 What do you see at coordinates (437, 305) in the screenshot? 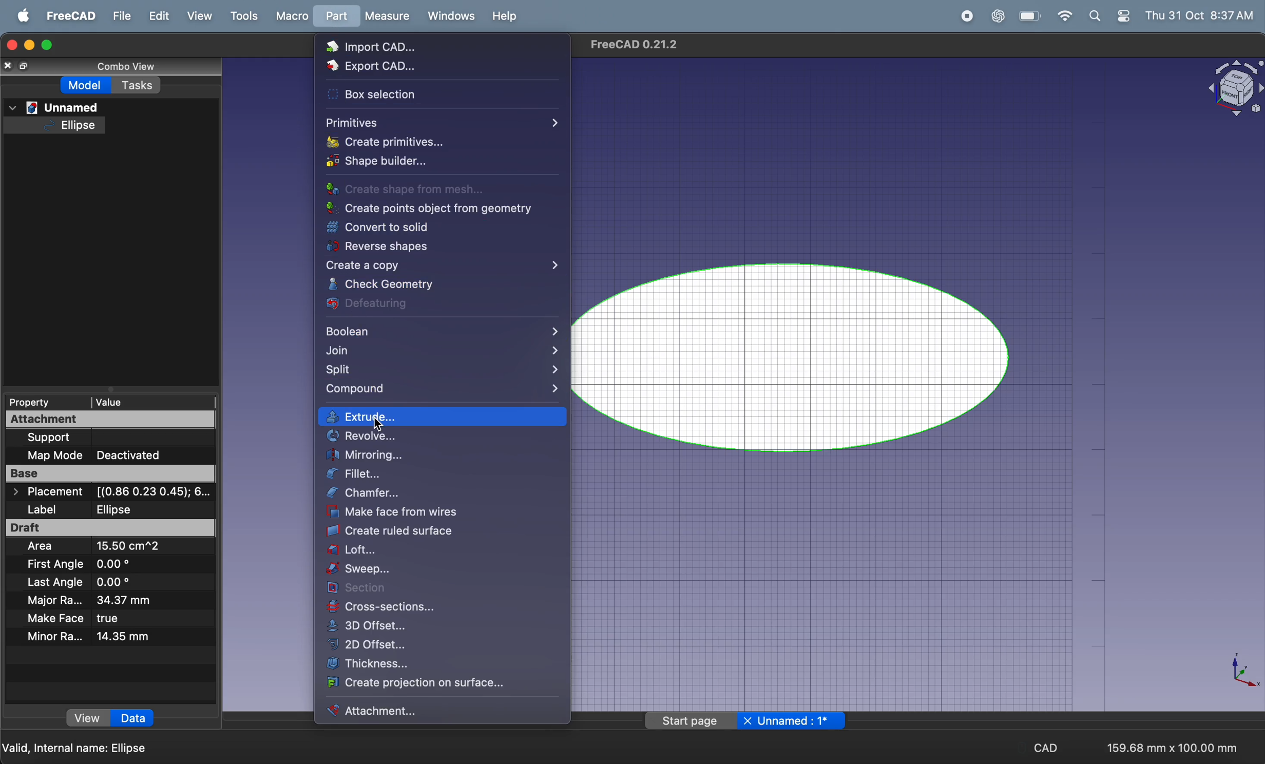
I see `defeaturing` at bounding box center [437, 305].